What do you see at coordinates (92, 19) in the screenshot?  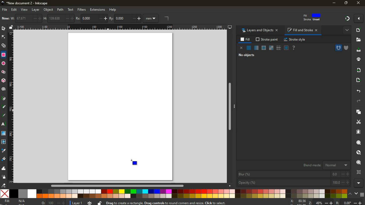 I see `po` at bounding box center [92, 19].